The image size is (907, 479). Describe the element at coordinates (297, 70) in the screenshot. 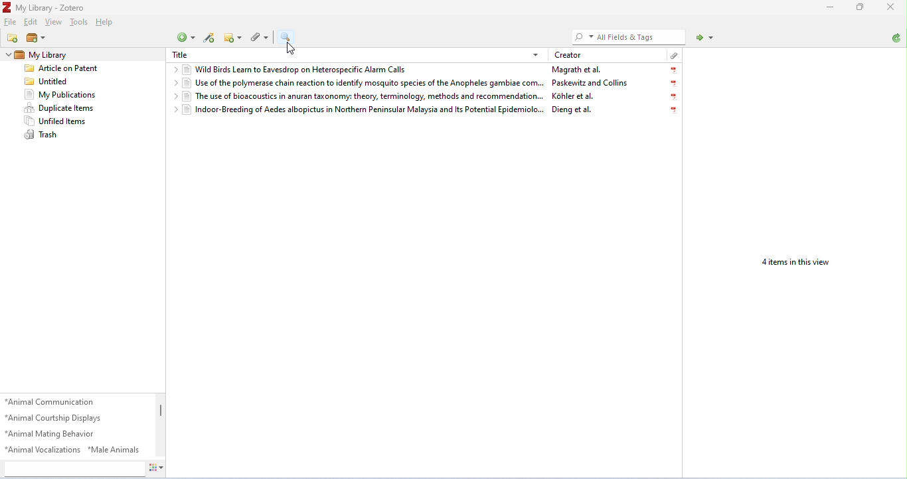

I see `wild birds learn to eavesdrop on heterospecific alarm calls` at that location.